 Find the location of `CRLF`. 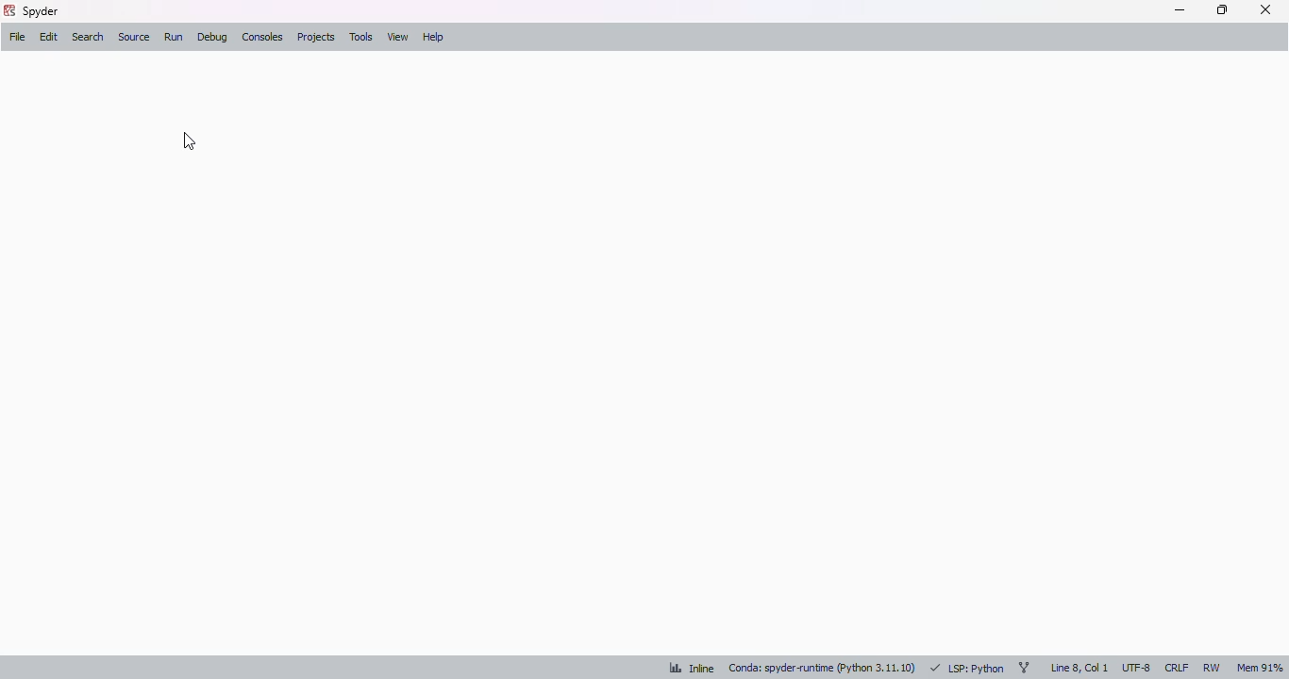

CRLF is located at coordinates (1177, 667).